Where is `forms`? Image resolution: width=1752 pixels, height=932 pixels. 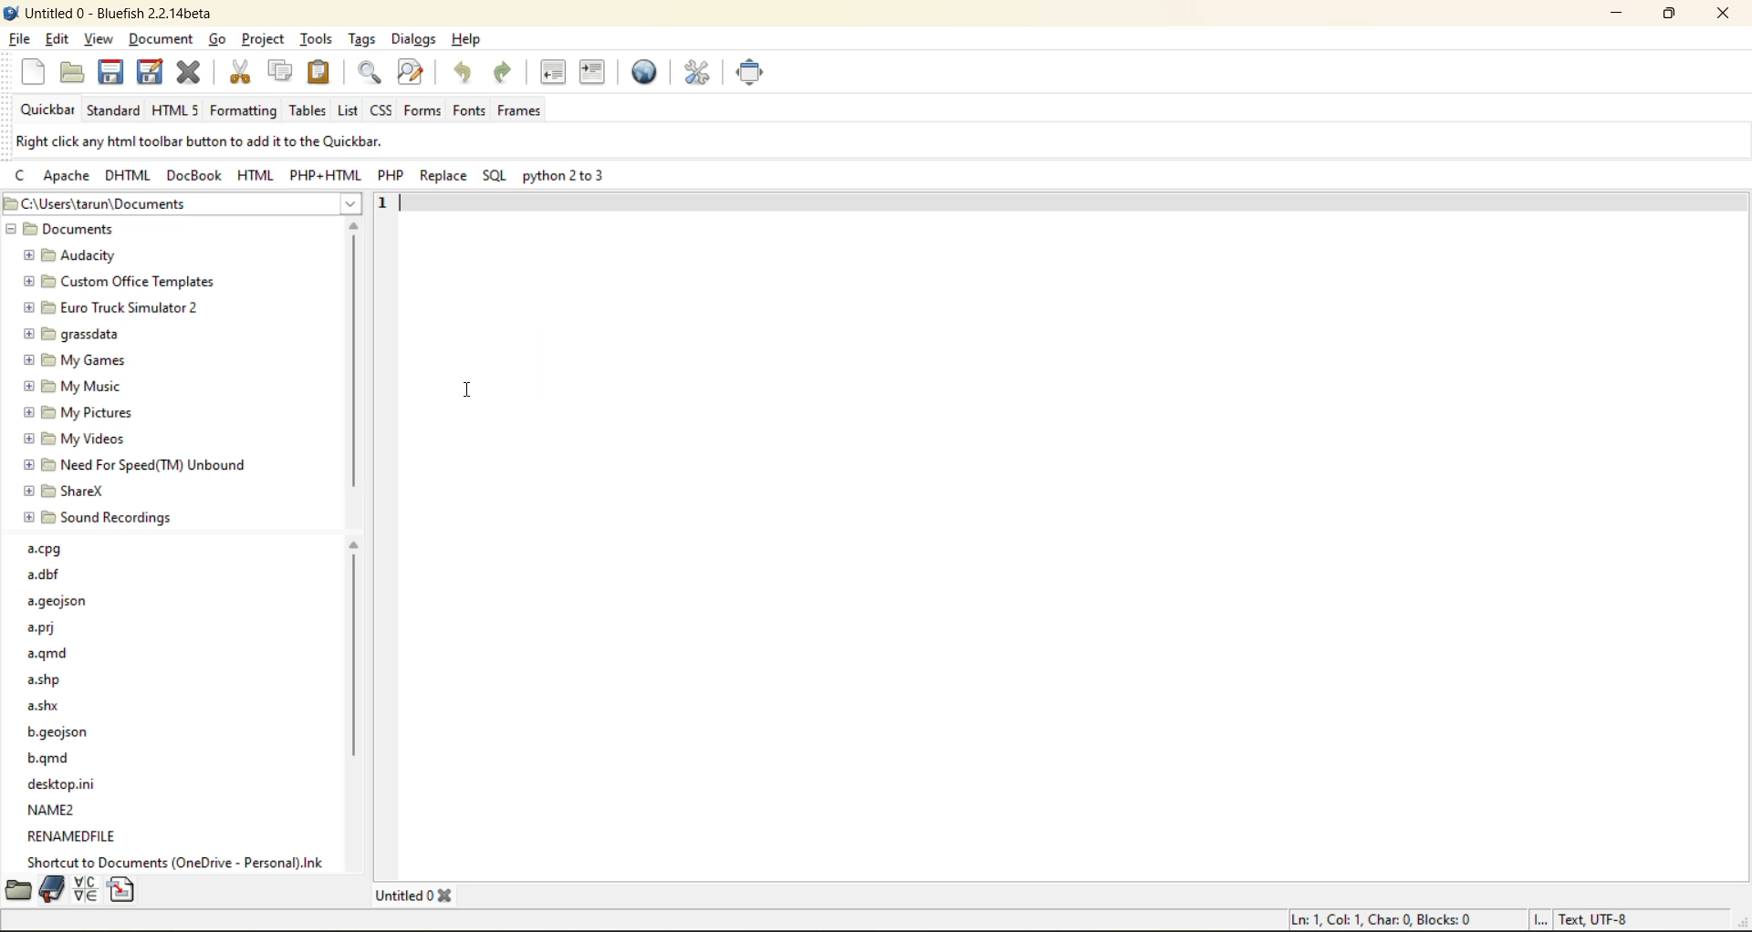 forms is located at coordinates (423, 111).